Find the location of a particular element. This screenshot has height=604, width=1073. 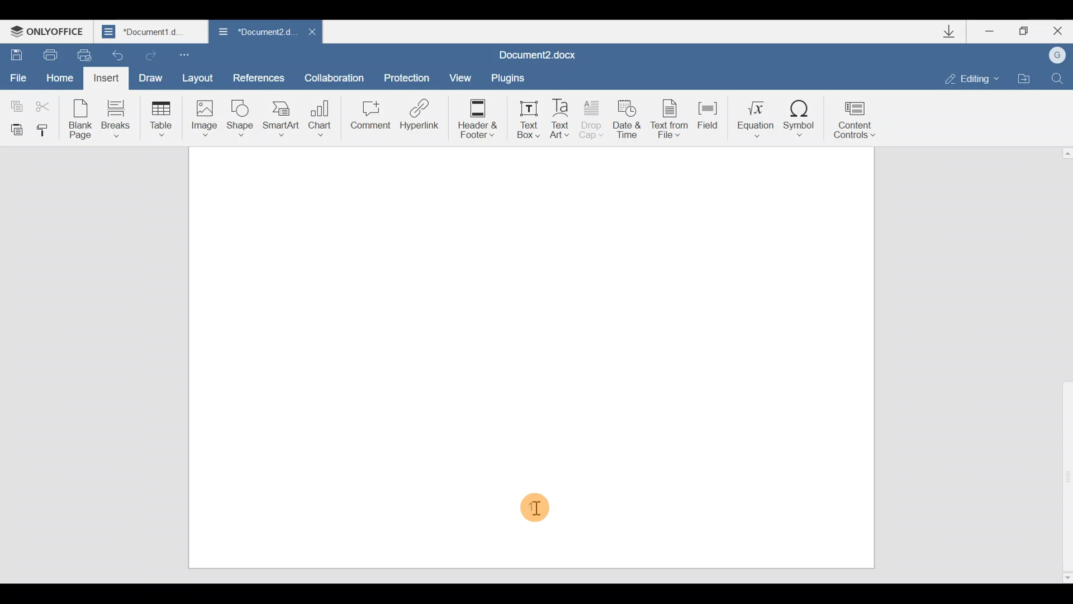

Home is located at coordinates (59, 77).